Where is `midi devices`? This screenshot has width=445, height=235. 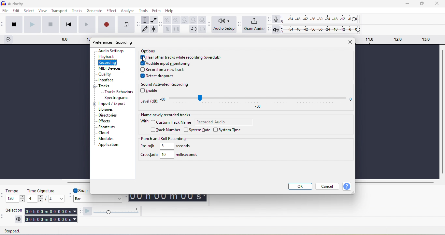 midi devices is located at coordinates (109, 68).